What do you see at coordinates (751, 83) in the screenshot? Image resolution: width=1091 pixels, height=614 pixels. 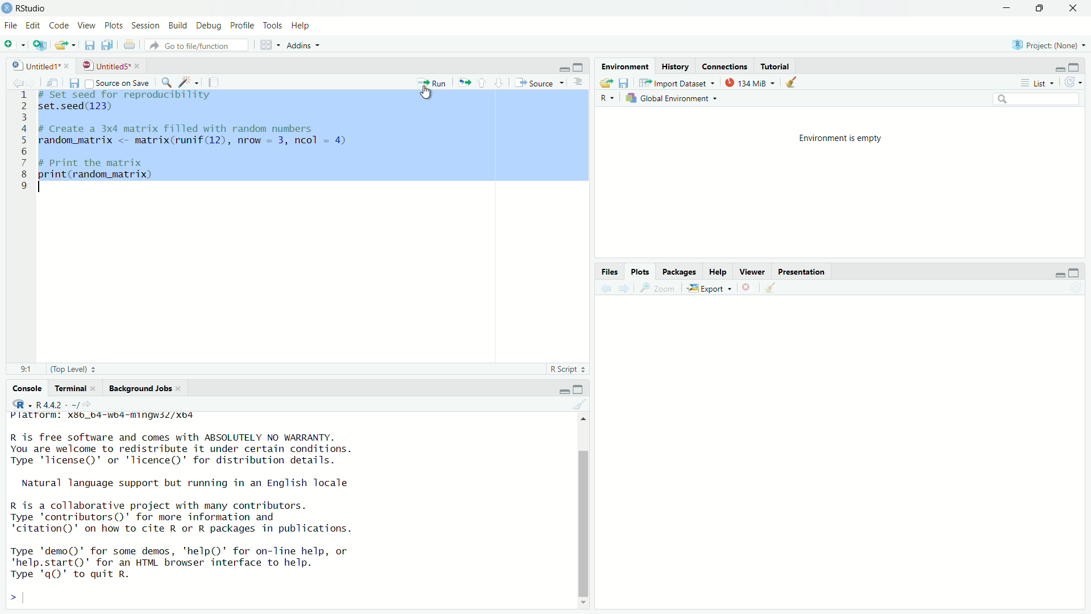 I see `134 MiB +` at bounding box center [751, 83].